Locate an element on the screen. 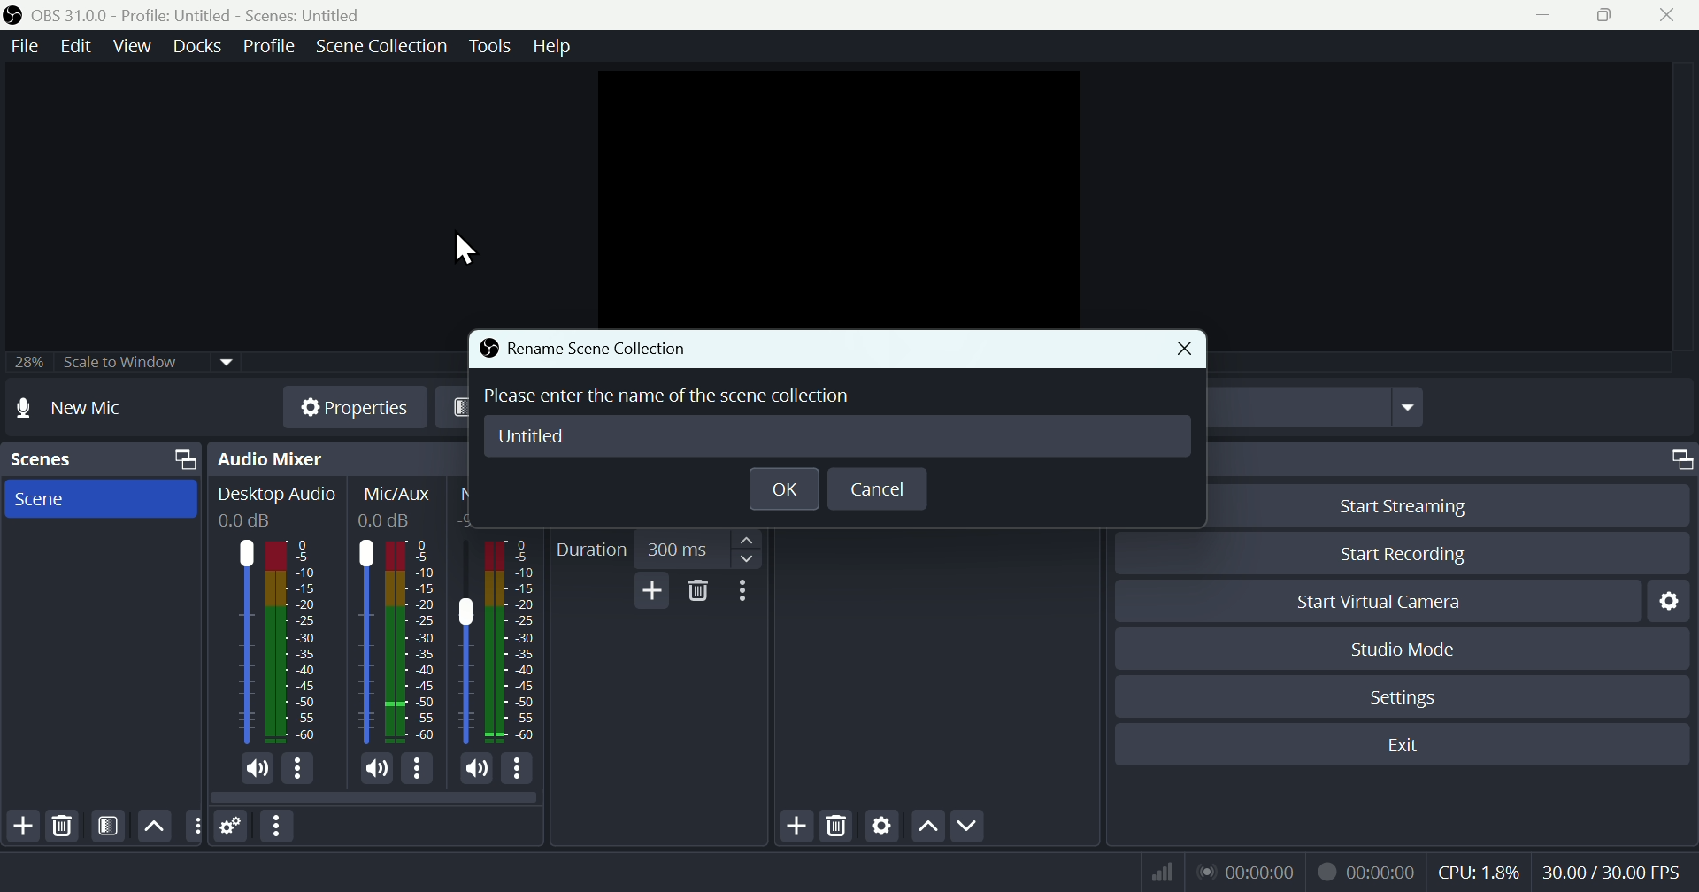 This screenshot has width=1699, height=892. Close is located at coordinates (1671, 17).